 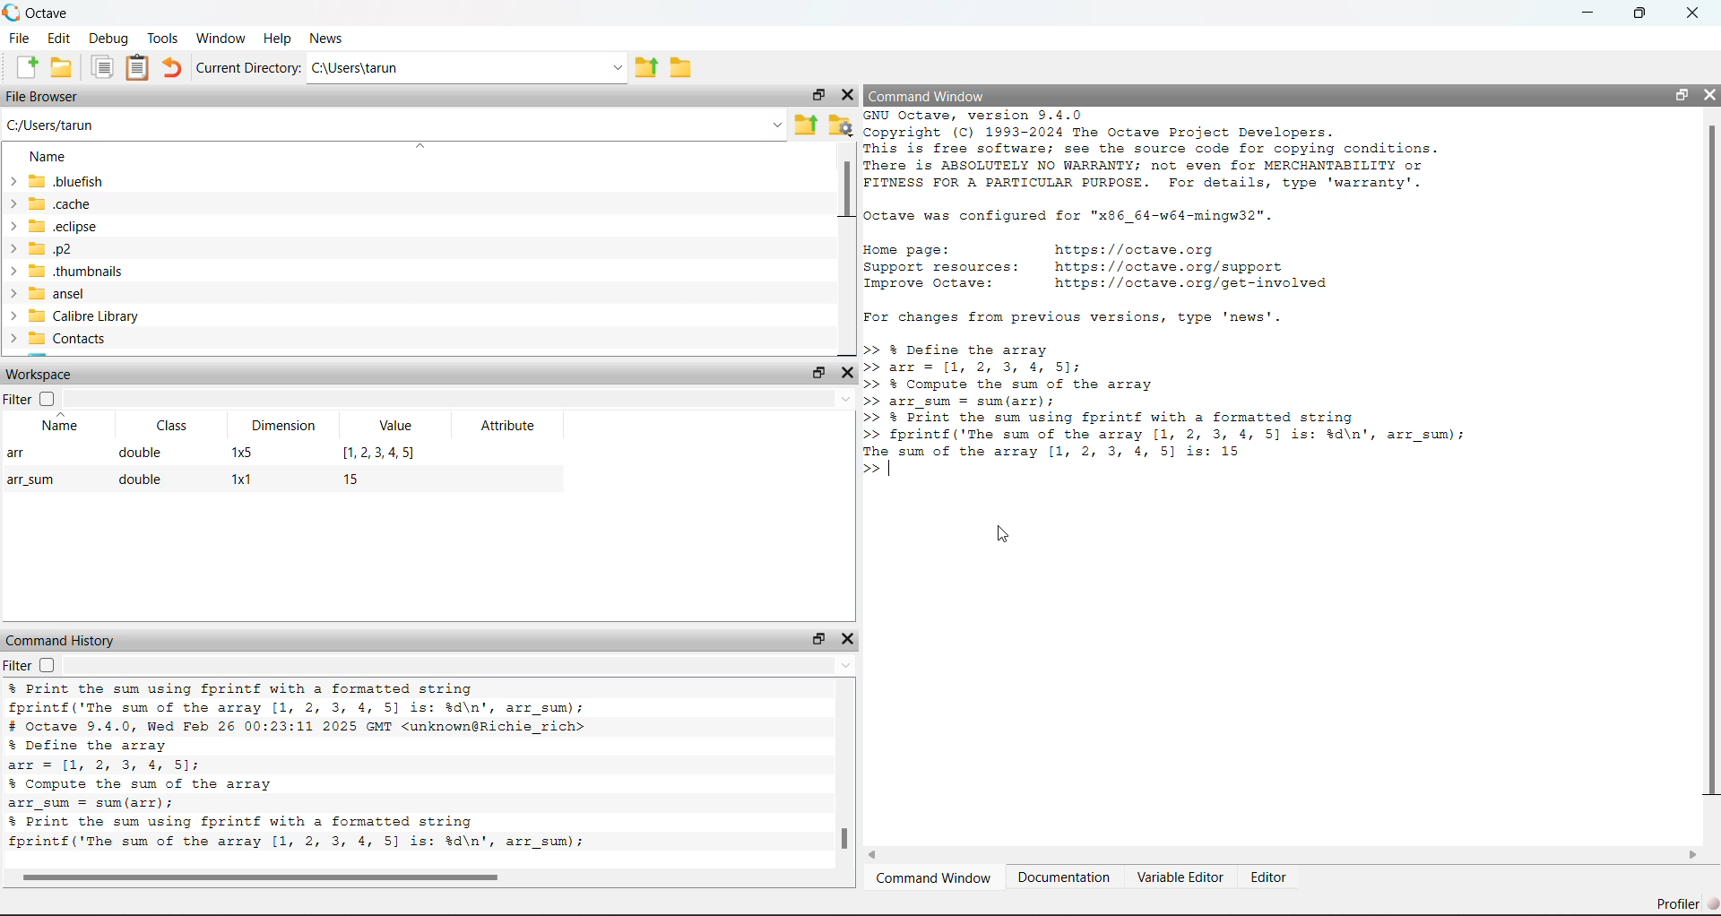 What do you see at coordinates (57, 180) in the screenshot?
I see `bluefish` at bounding box center [57, 180].